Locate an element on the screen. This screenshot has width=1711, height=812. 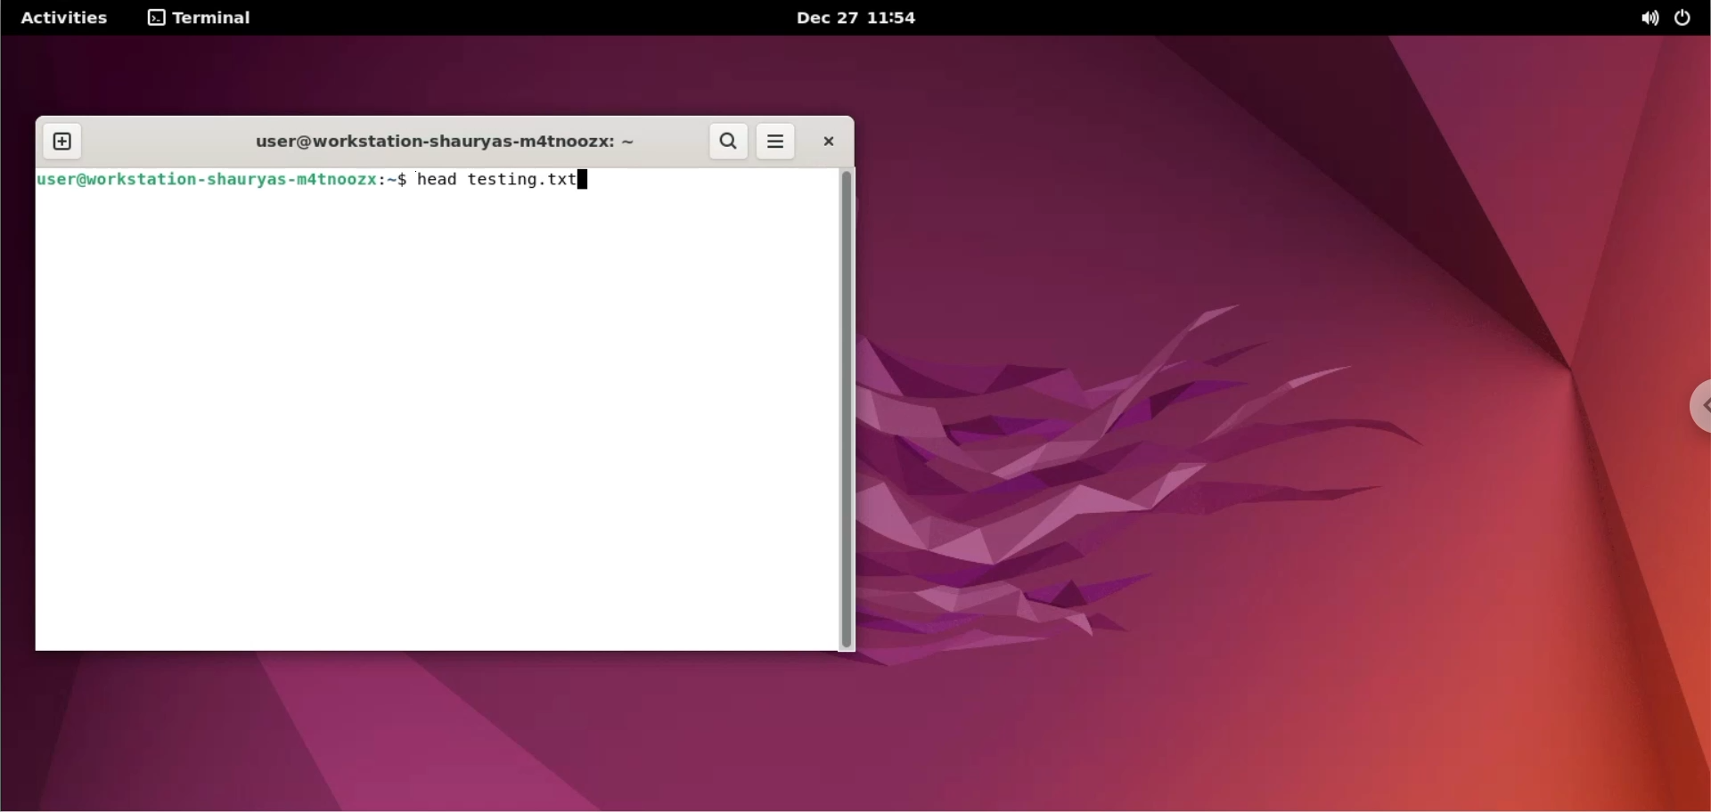
close is located at coordinates (830, 141).